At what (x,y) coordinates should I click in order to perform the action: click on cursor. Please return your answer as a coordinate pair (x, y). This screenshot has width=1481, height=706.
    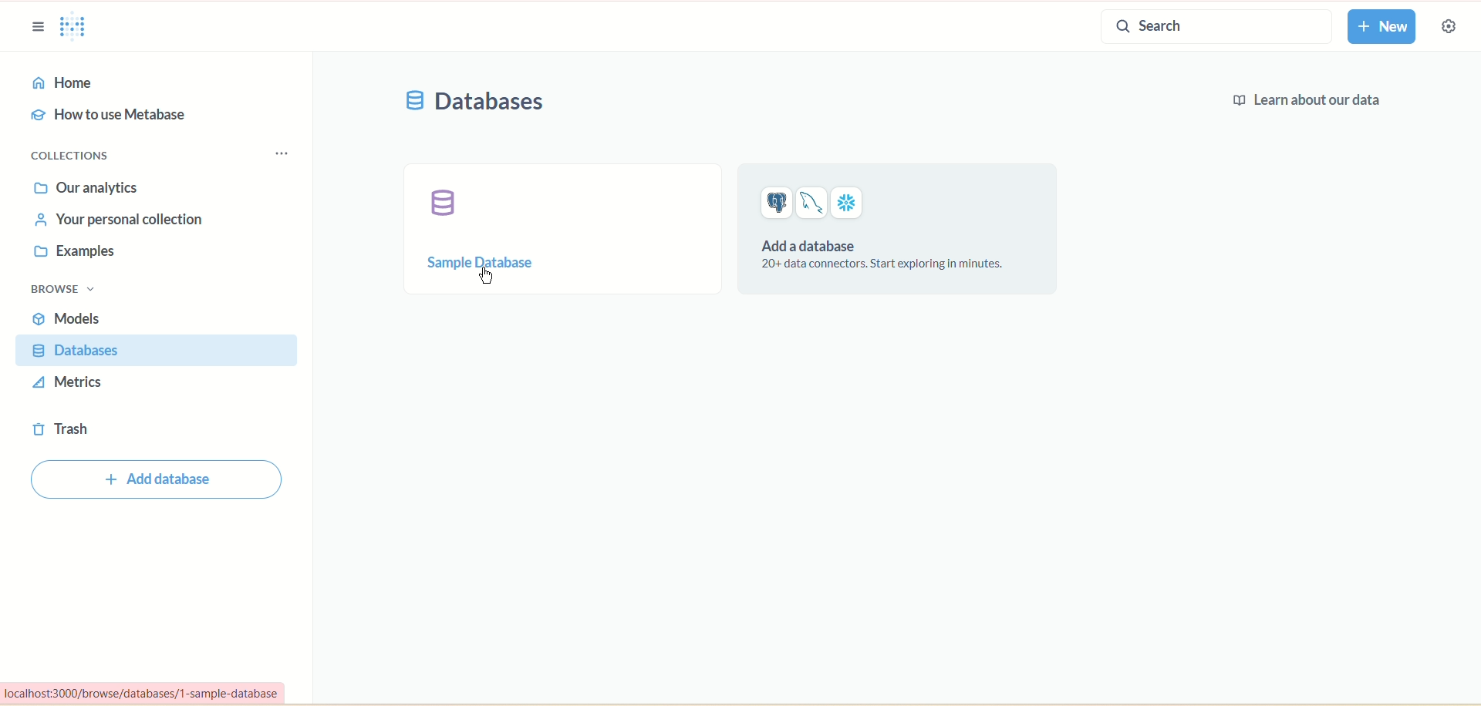
    Looking at the image, I should click on (485, 278).